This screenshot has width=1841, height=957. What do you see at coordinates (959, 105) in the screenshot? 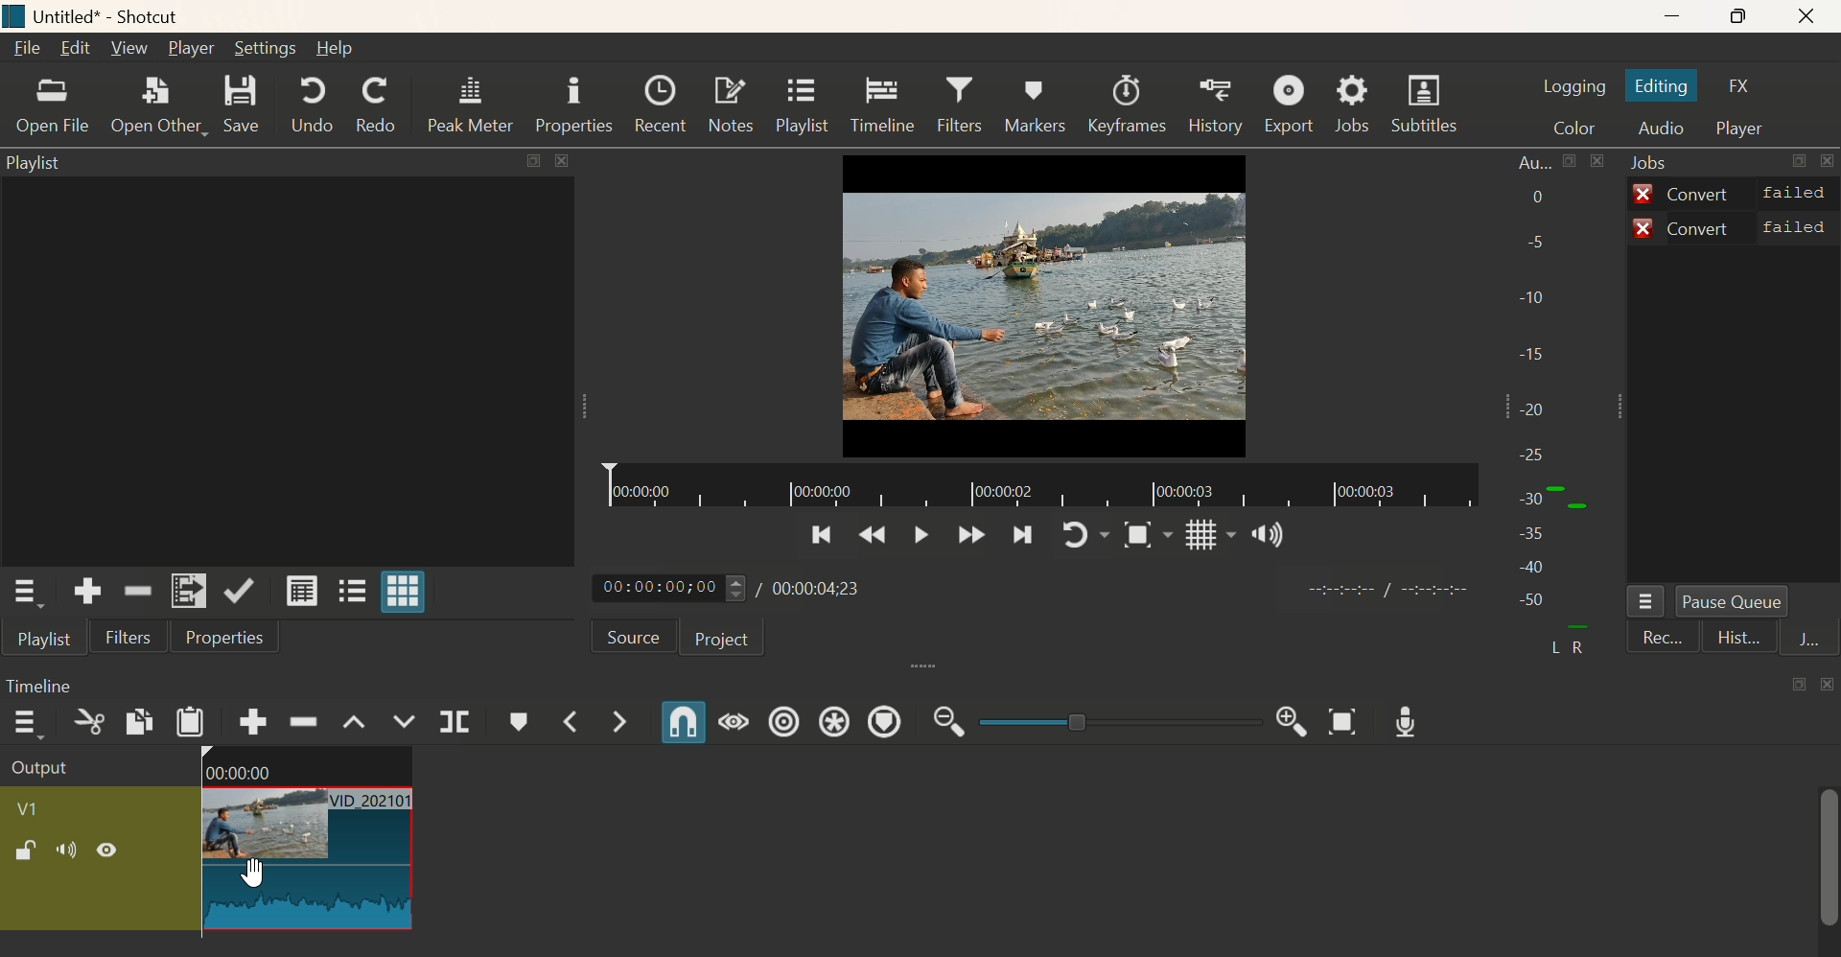
I see `Filters` at bounding box center [959, 105].